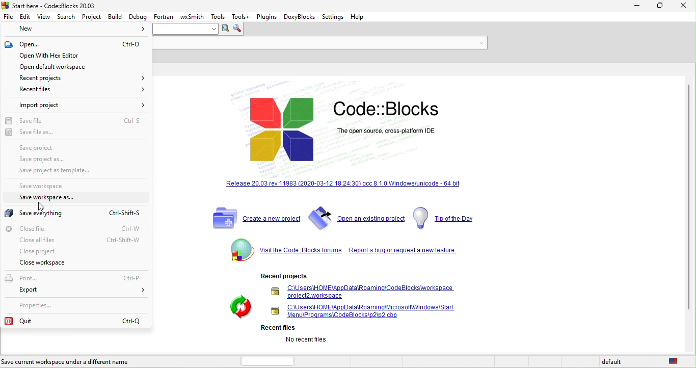 This screenshot has width=696, height=368. What do you see at coordinates (48, 187) in the screenshot?
I see `save workspace` at bounding box center [48, 187].